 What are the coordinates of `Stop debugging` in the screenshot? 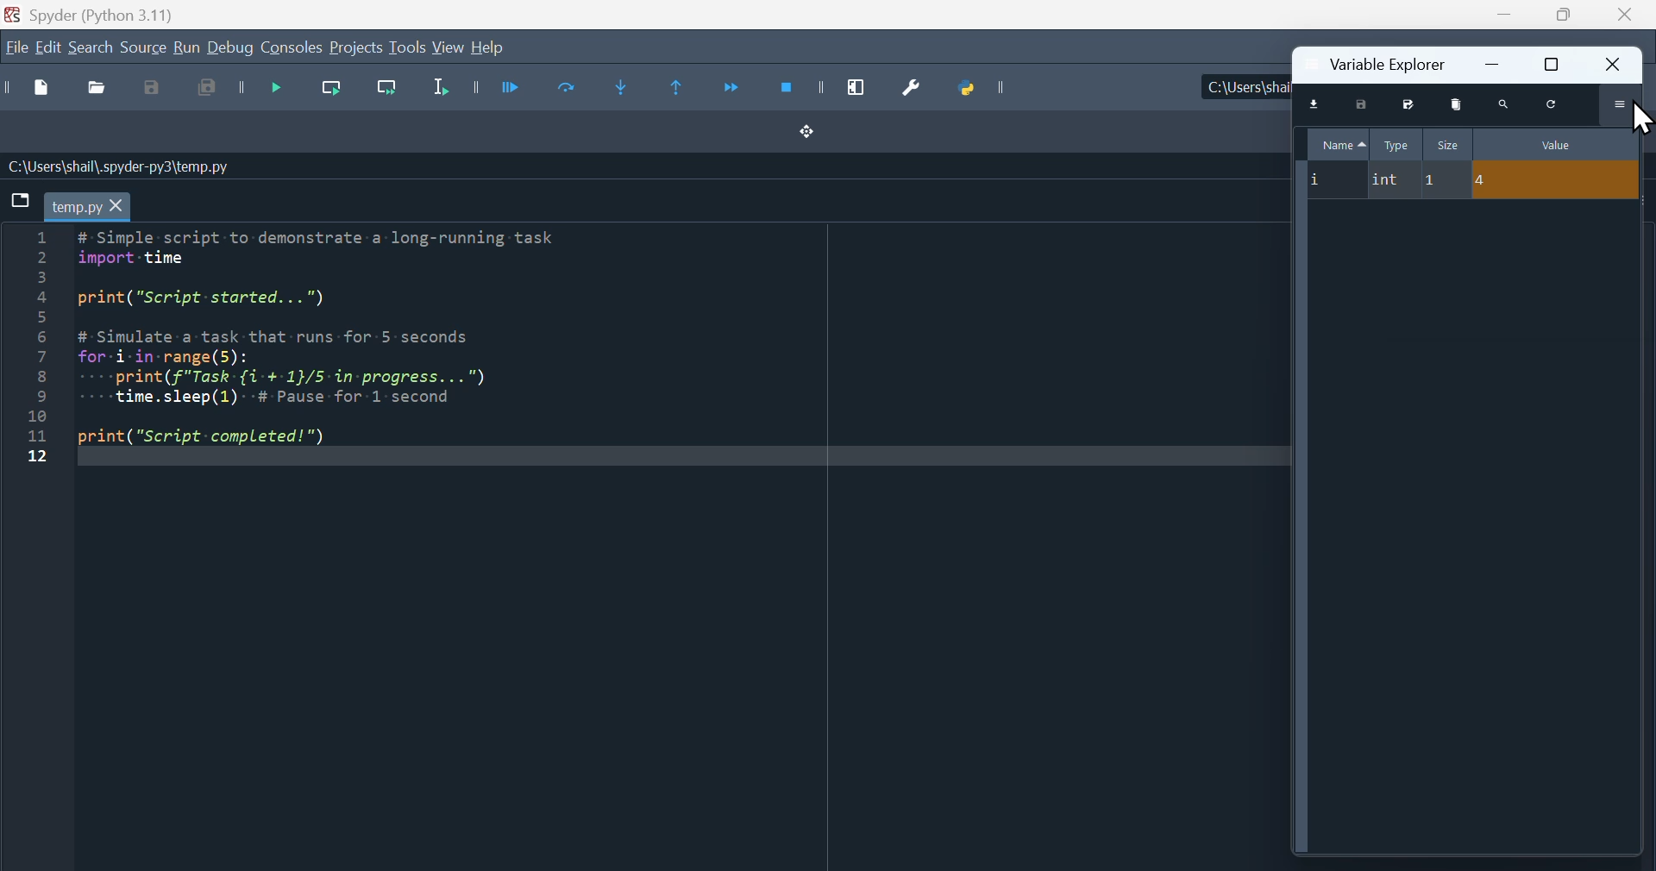 It's located at (798, 88).